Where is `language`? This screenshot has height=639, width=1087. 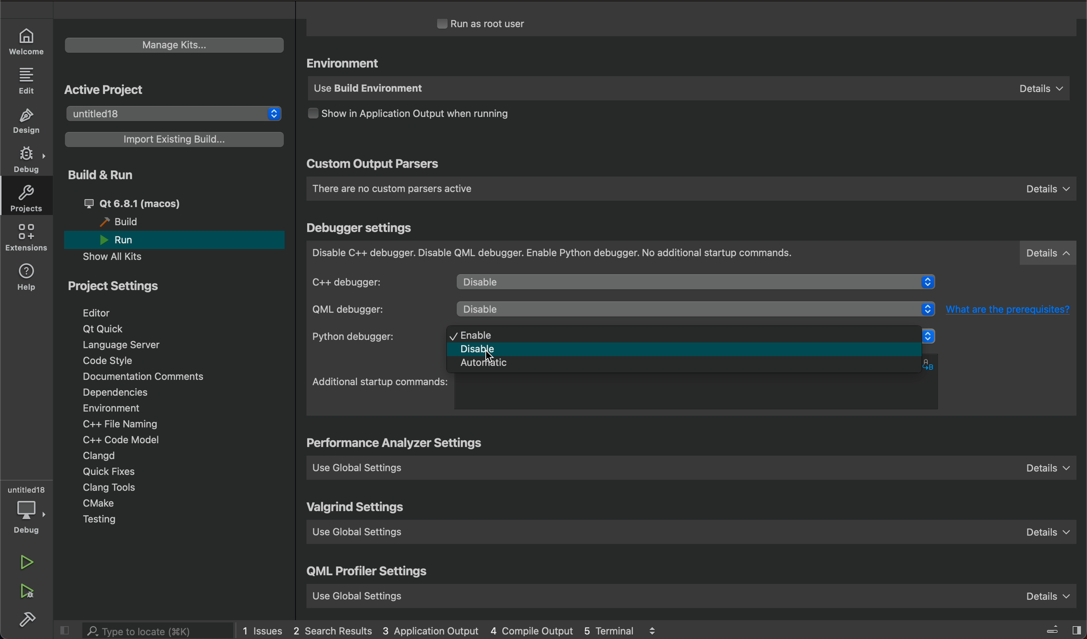
language is located at coordinates (129, 345).